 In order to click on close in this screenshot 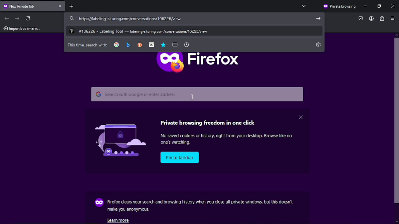, I will do `click(61, 7)`.